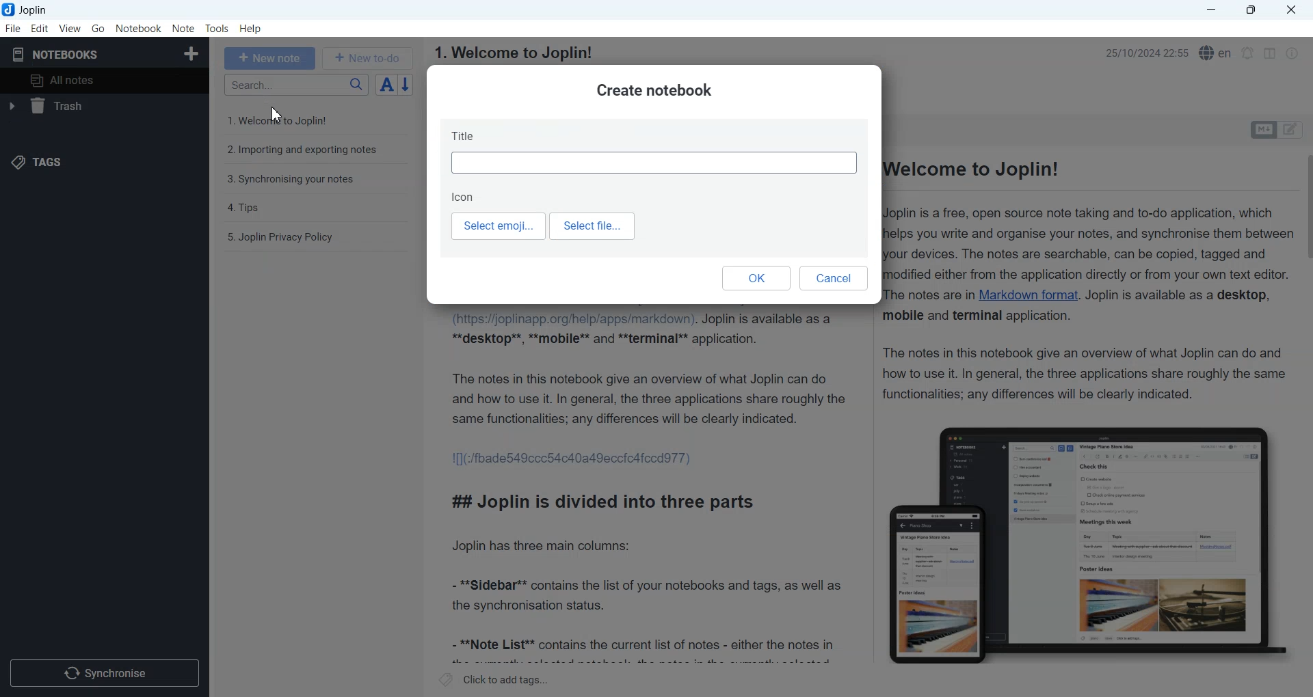  Describe the element at coordinates (386, 84) in the screenshot. I see `Toggle sort order field` at that location.